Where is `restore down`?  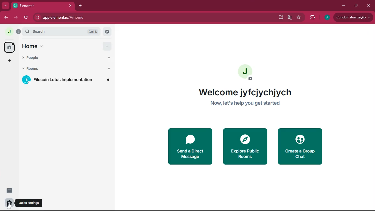 restore down is located at coordinates (355, 6).